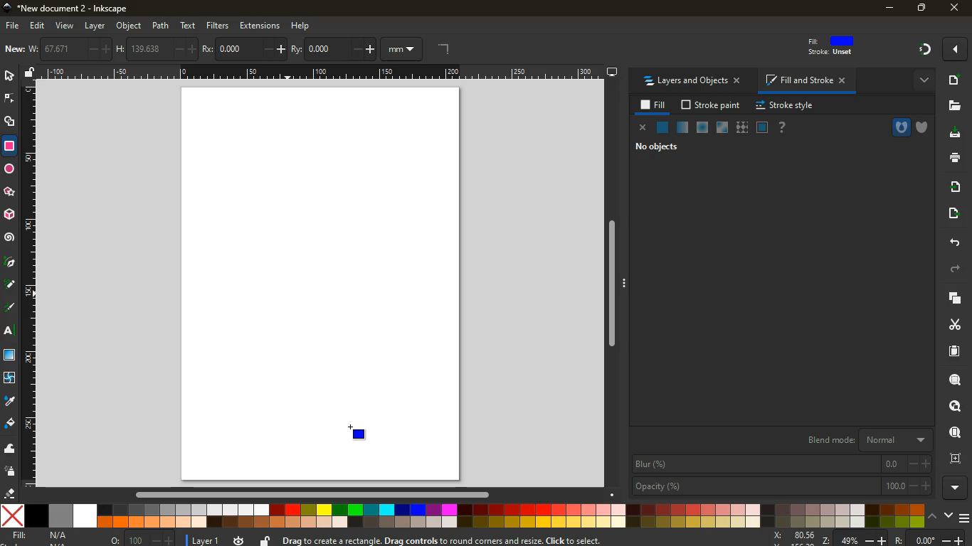 This screenshot has height=546, width=972. I want to click on receive, so click(953, 188).